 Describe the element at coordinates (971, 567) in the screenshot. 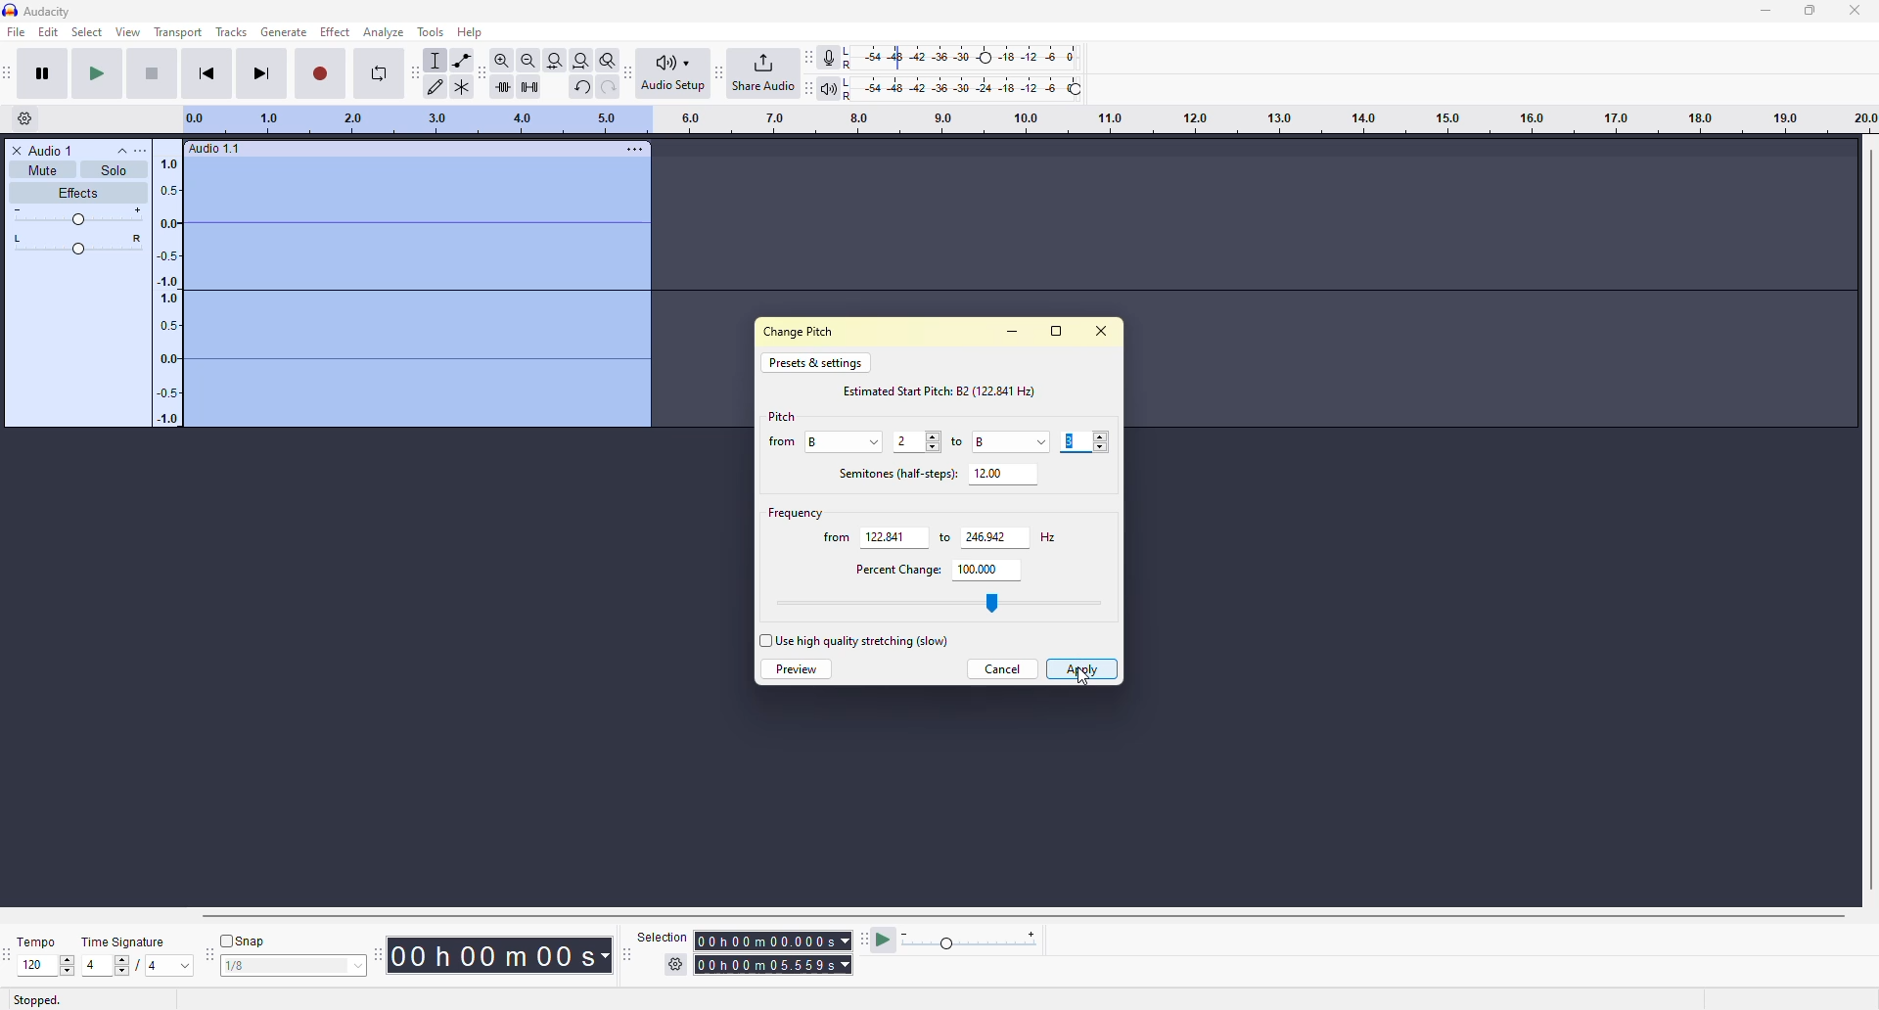

I see `value` at that location.